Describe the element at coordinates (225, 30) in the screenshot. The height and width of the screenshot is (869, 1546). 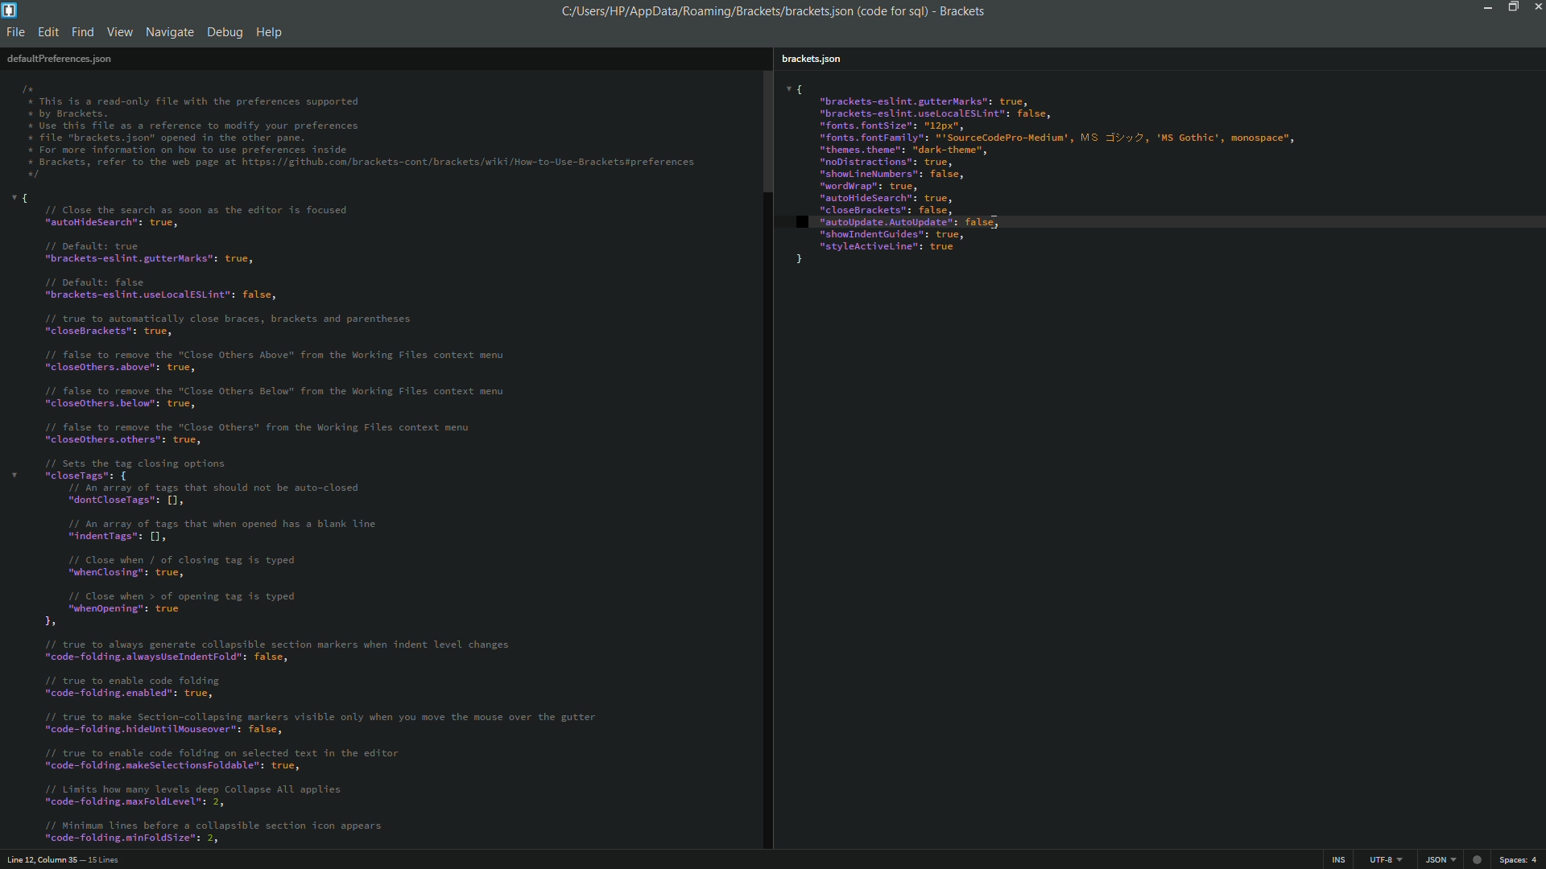
I see `debug menu` at that location.